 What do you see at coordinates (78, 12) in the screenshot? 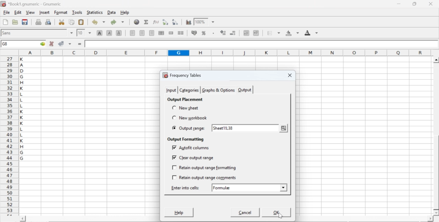
I see `tools` at bounding box center [78, 12].